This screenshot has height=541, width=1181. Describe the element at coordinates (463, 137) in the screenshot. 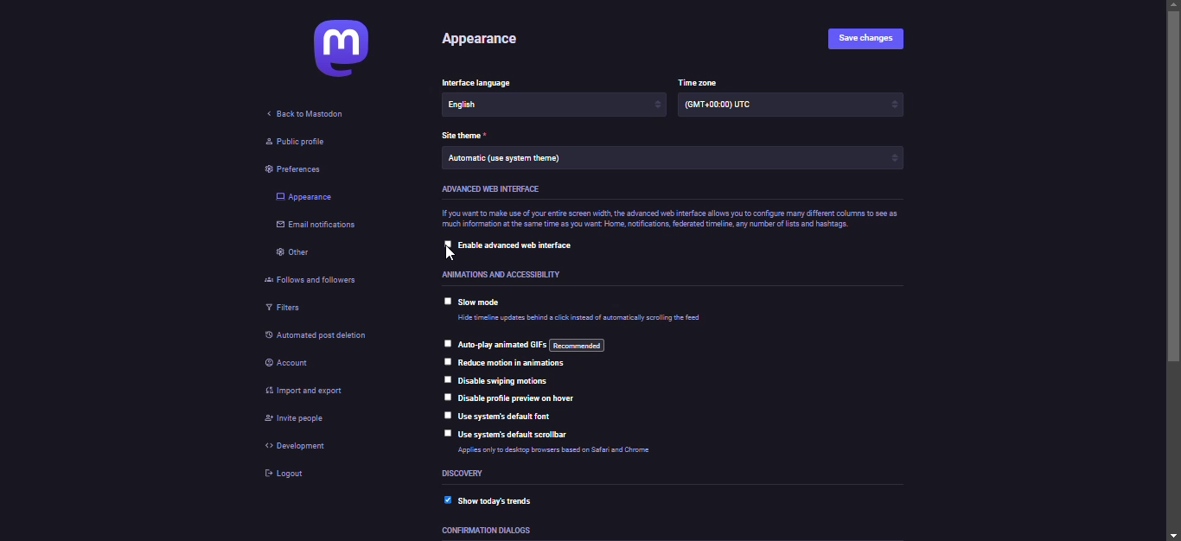

I see `theme` at that location.